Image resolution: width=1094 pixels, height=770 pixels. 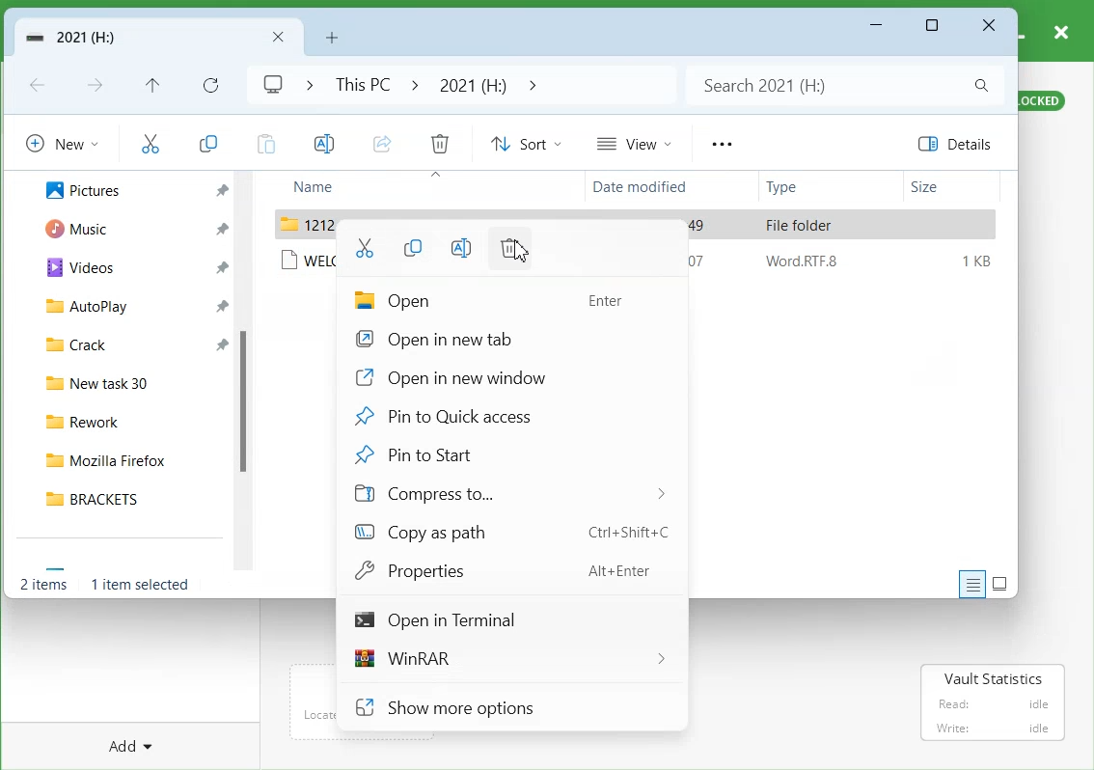 I want to click on Music, so click(x=74, y=230).